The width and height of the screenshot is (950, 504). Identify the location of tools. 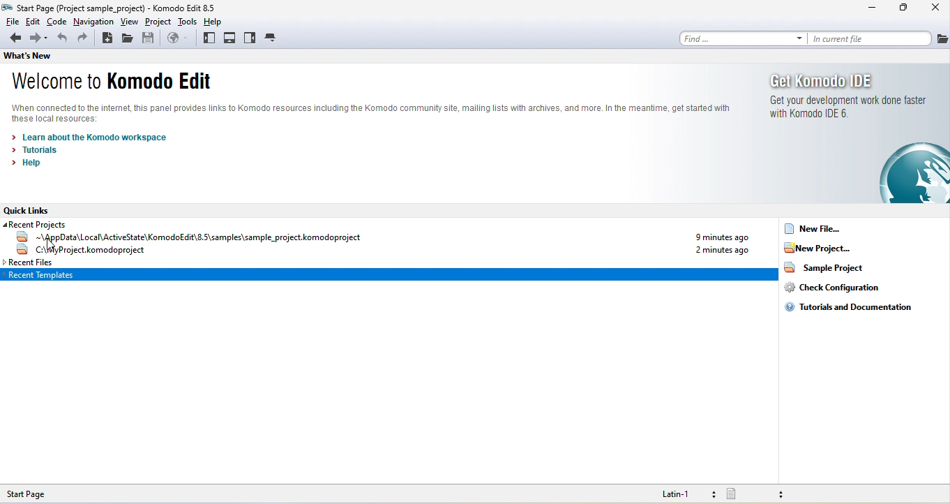
(183, 22).